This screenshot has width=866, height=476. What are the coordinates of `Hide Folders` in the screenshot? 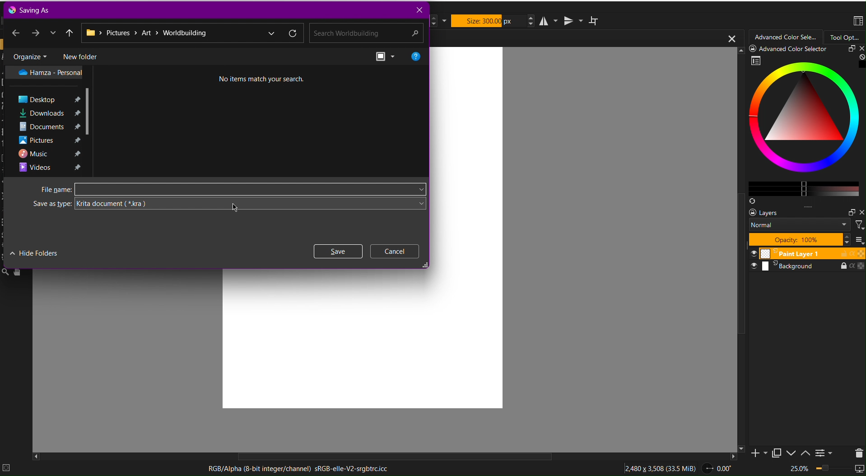 It's located at (34, 252).